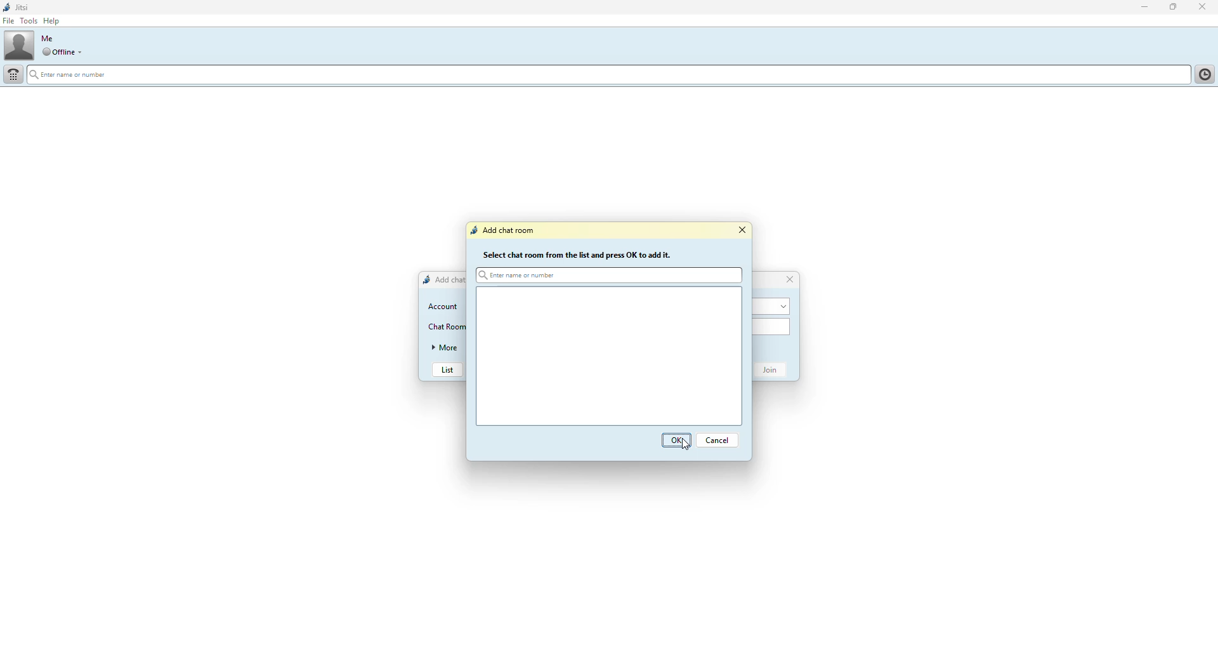  Describe the element at coordinates (1203, 5) in the screenshot. I see `close` at that location.